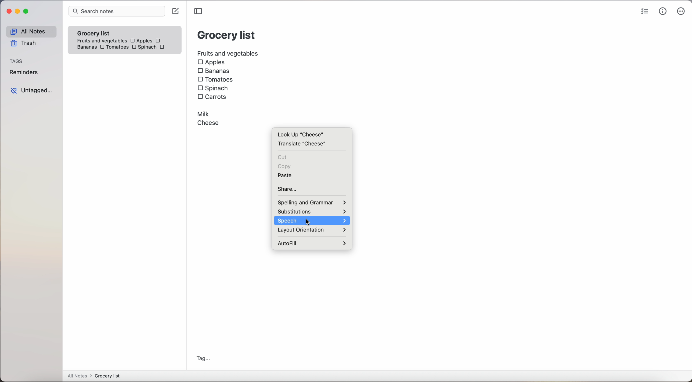 This screenshot has height=382, width=692. I want to click on all notes, so click(30, 31).